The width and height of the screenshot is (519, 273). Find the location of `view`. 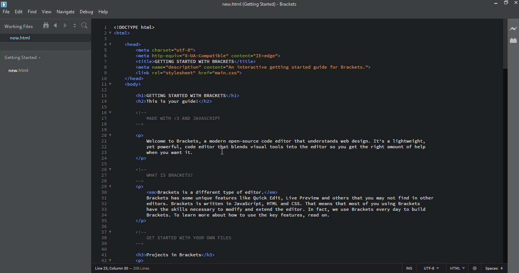

view is located at coordinates (47, 11).